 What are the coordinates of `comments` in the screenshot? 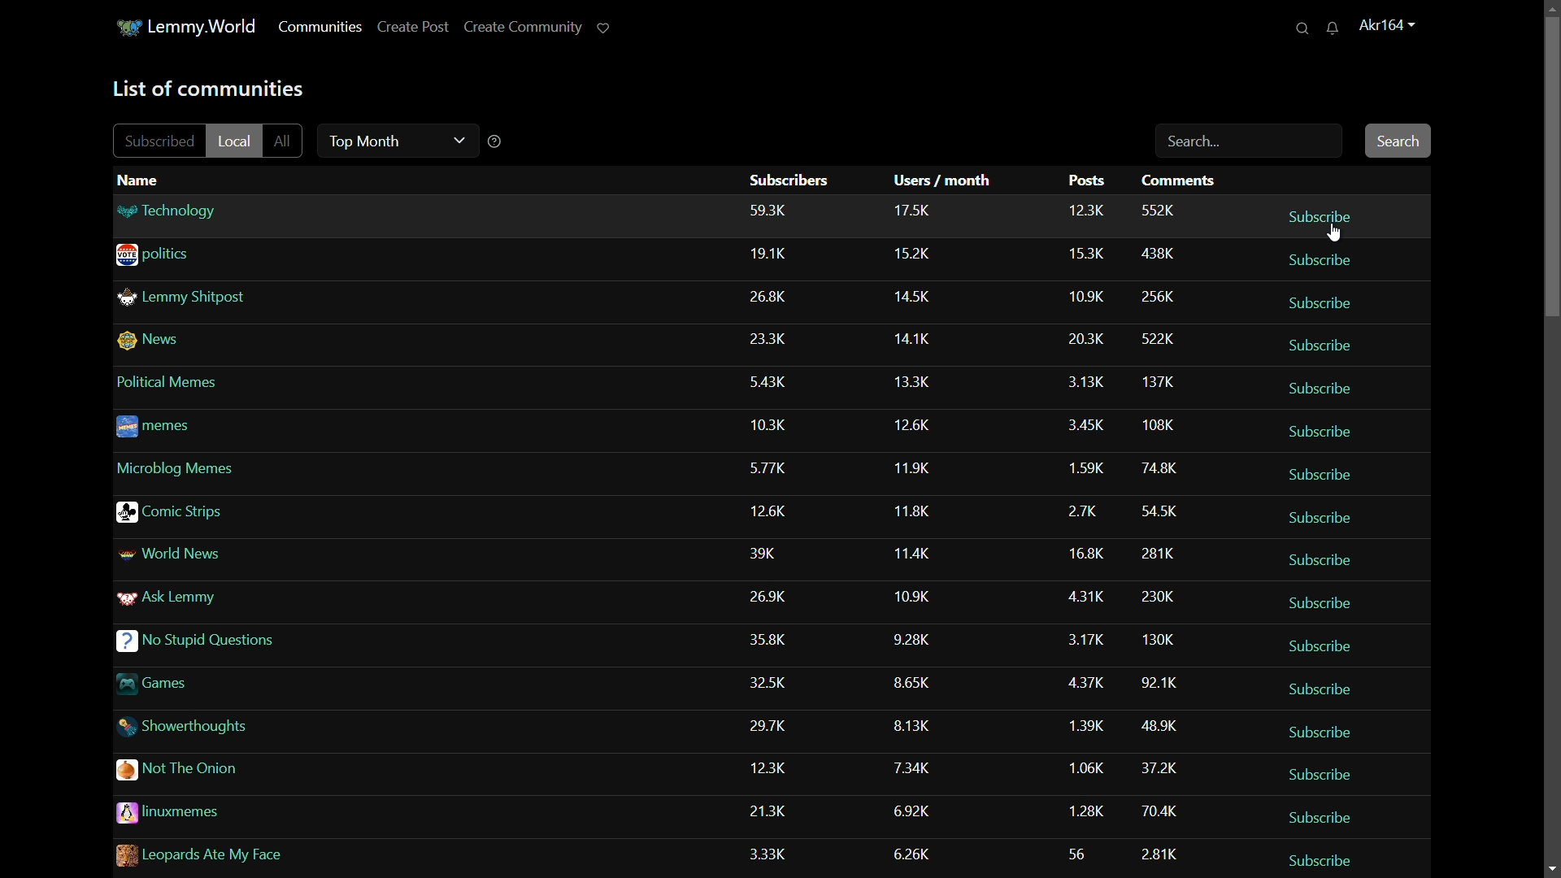 It's located at (1161, 550).